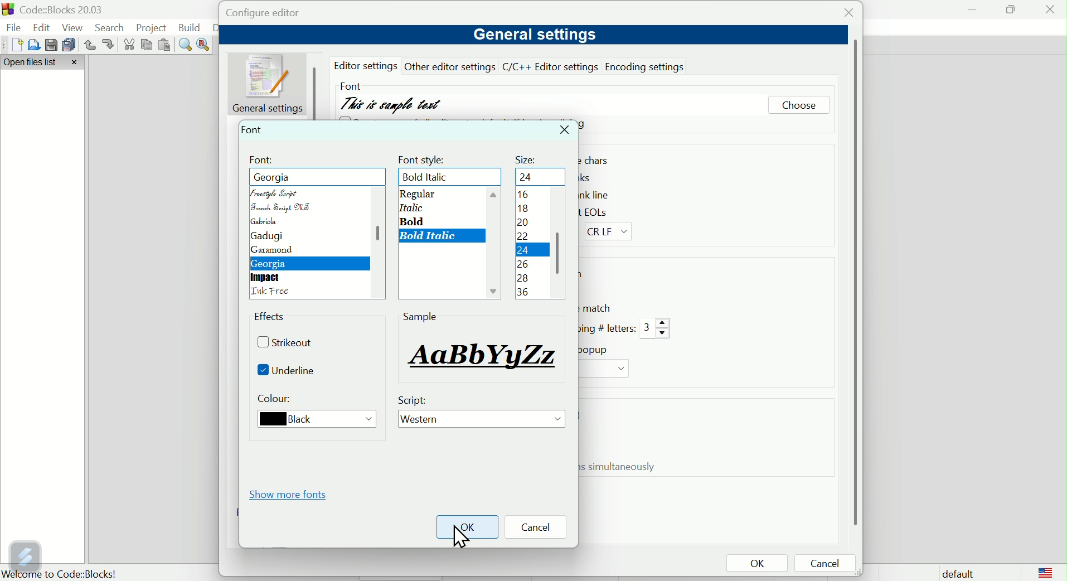  What do you see at coordinates (278, 192) in the screenshot?
I see `Freestyle script` at bounding box center [278, 192].